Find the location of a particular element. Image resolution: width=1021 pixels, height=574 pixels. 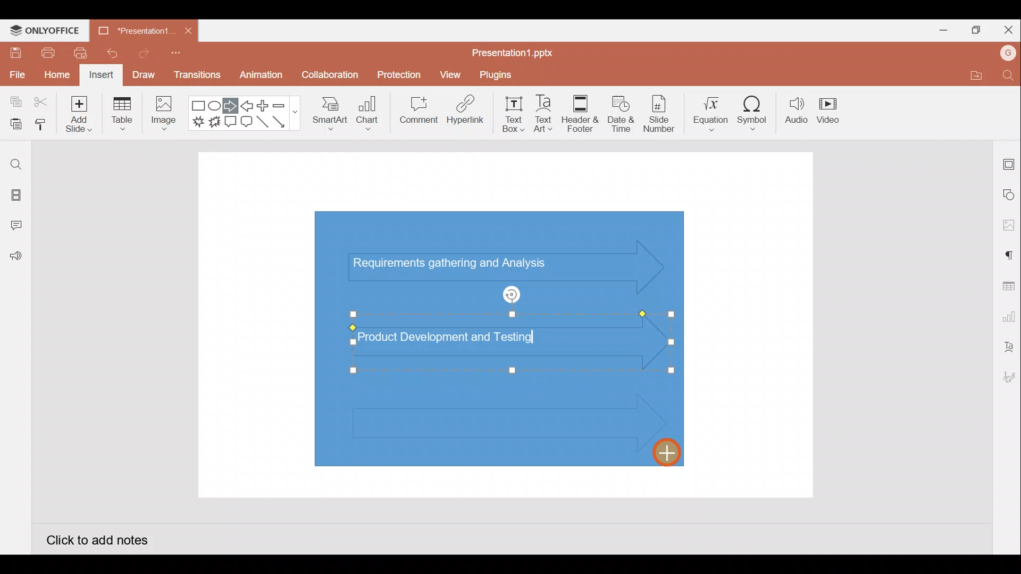

Protection is located at coordinates (396, 75).